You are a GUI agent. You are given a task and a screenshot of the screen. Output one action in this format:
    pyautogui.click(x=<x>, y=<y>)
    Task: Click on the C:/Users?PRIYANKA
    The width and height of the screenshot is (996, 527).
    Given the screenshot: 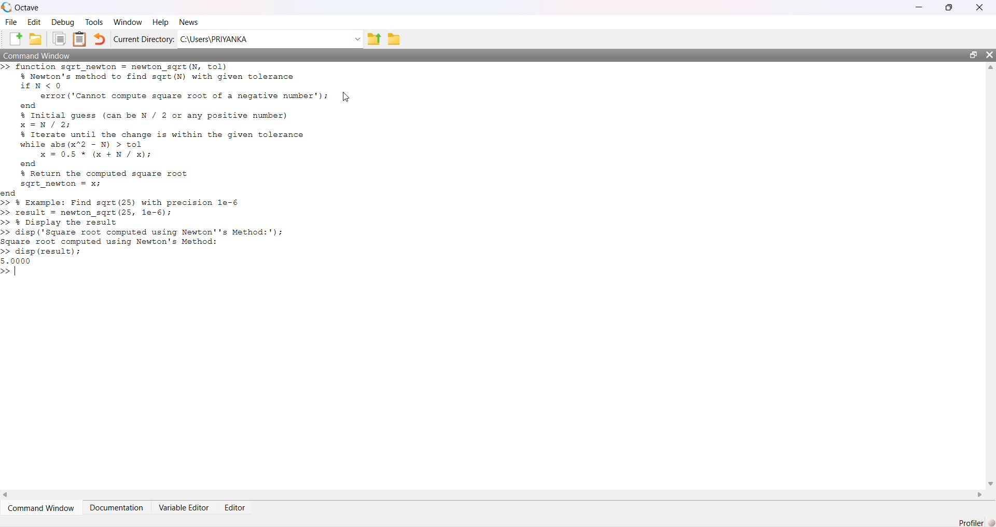 What is the action you would take?
    pyautogui.click(x=264, y=39)
    